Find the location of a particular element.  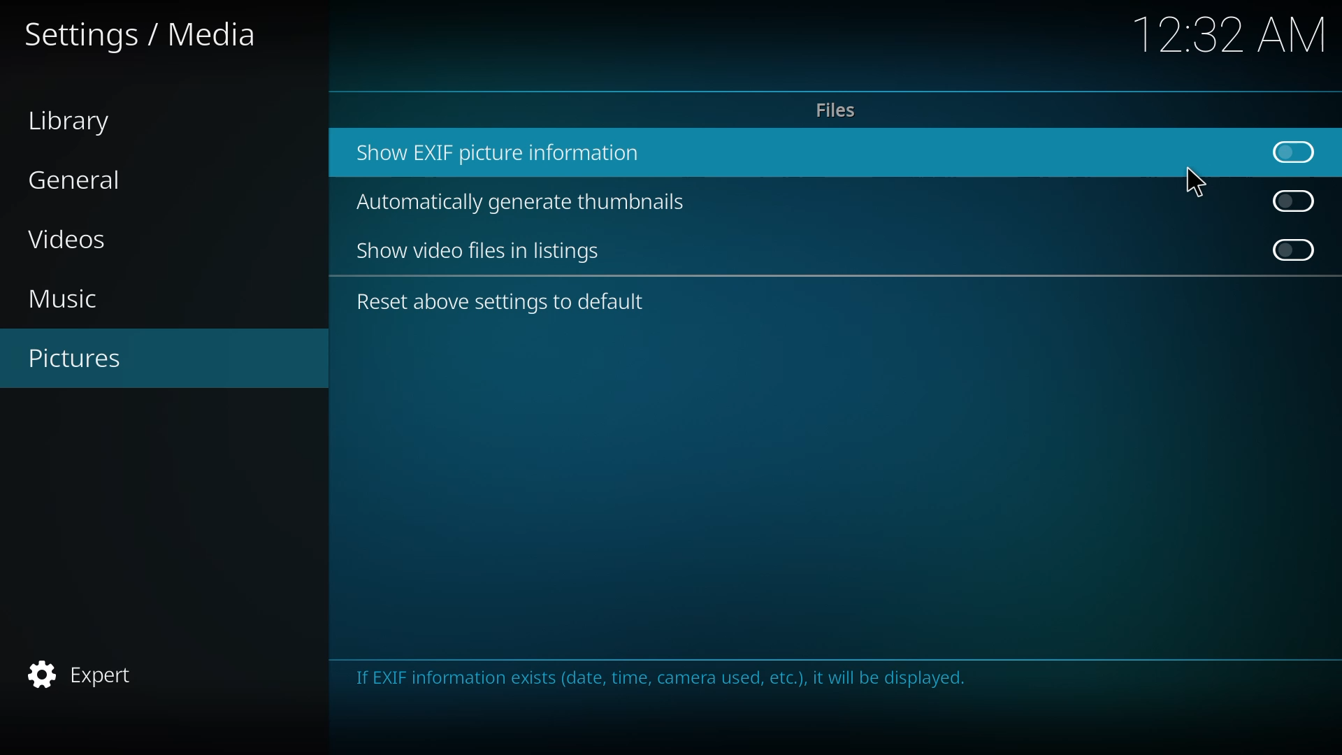

diabled is located at coordinates (1286, 151).